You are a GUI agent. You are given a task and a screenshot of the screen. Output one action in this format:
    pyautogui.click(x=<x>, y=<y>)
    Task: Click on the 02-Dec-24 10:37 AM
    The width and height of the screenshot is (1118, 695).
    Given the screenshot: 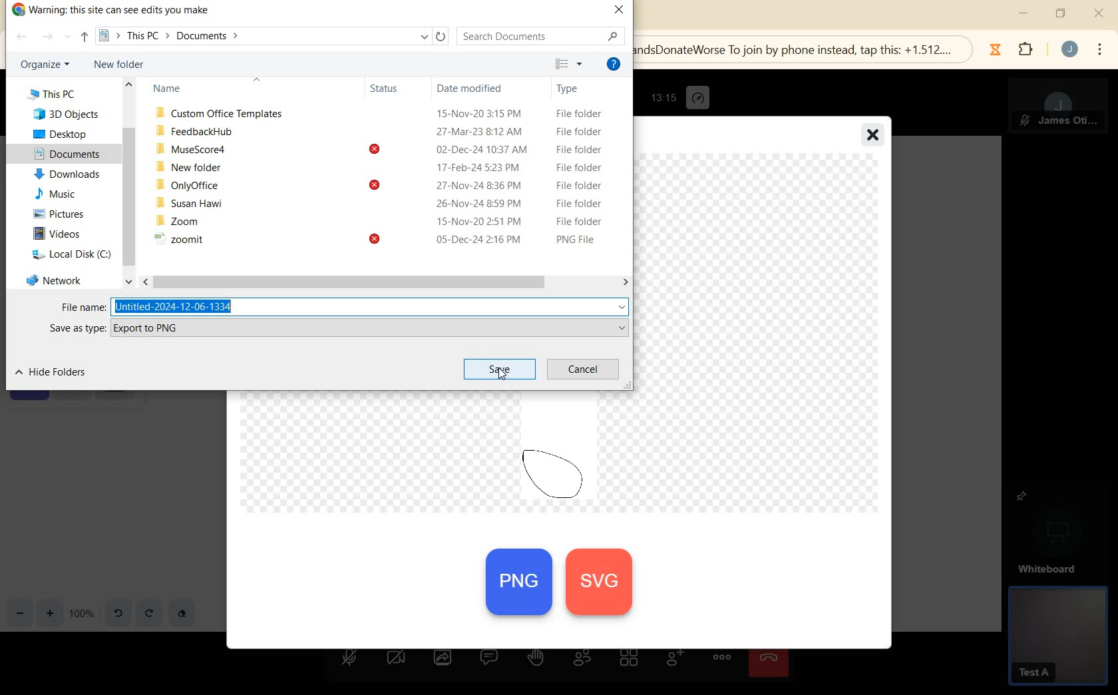 What is the action you would take?
    pyautogui.click(x=480, y=148)
    